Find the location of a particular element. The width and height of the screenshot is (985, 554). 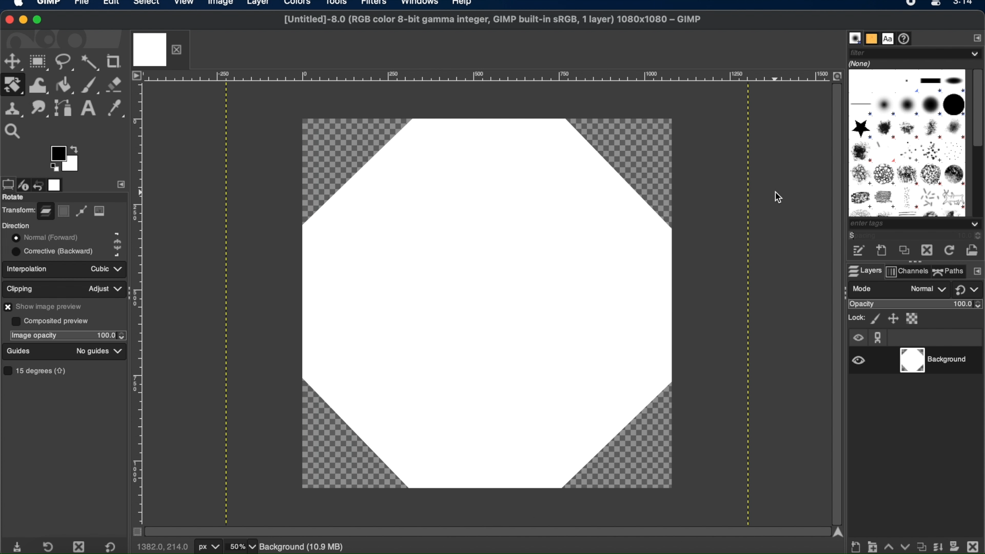

recorder icon is located at coordinates (910, 4).